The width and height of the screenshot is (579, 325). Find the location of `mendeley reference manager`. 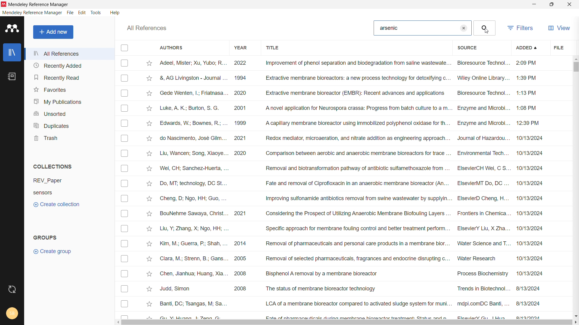

mendeley reference manager is located at coordinates (32, 12).